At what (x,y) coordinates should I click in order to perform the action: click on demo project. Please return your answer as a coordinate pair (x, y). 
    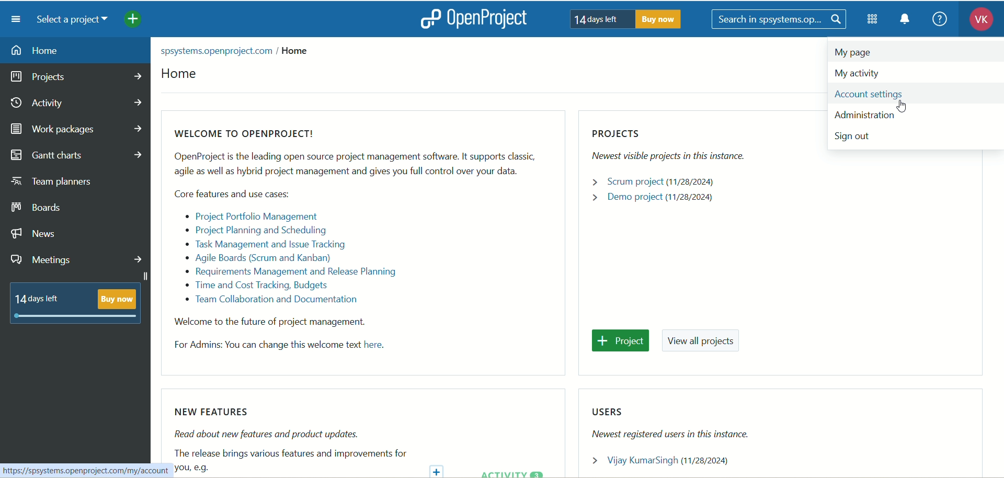
    Looking at the image, I should click on (653, 200).